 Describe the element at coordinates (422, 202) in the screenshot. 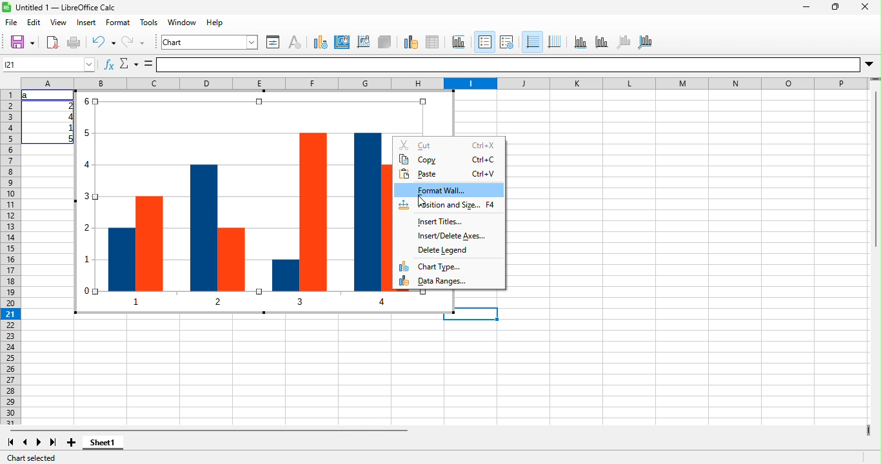

I see `cursor` at that location.